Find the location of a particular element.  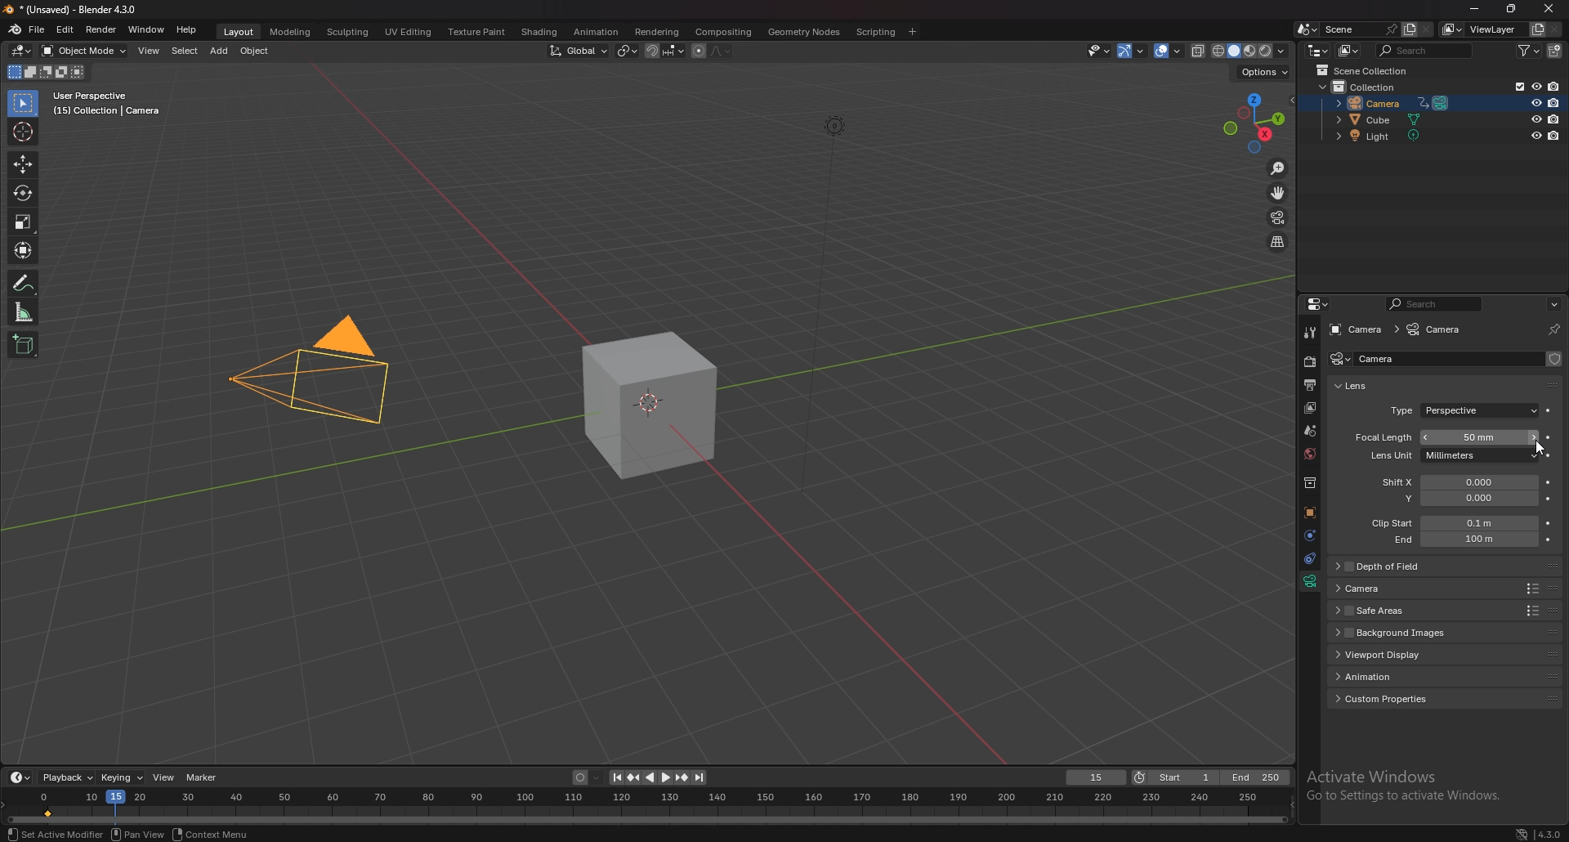

Close is located at coordinates (1546, 9).